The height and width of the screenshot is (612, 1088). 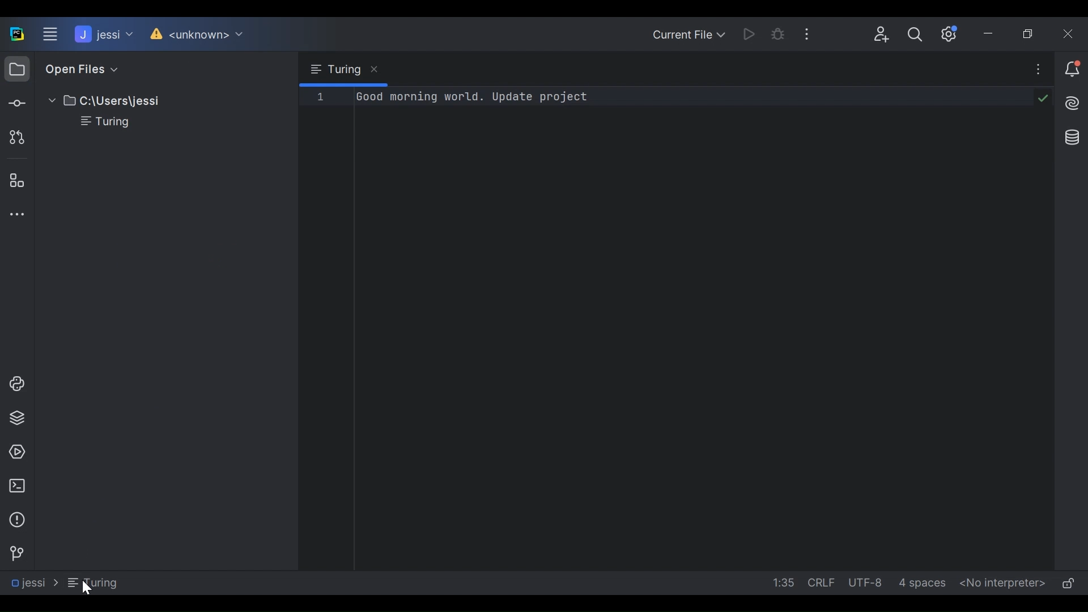 What do you see at coordinates (342, 69) in the screenshot?
I see `Browse tab` at bounding box center [342, 69].